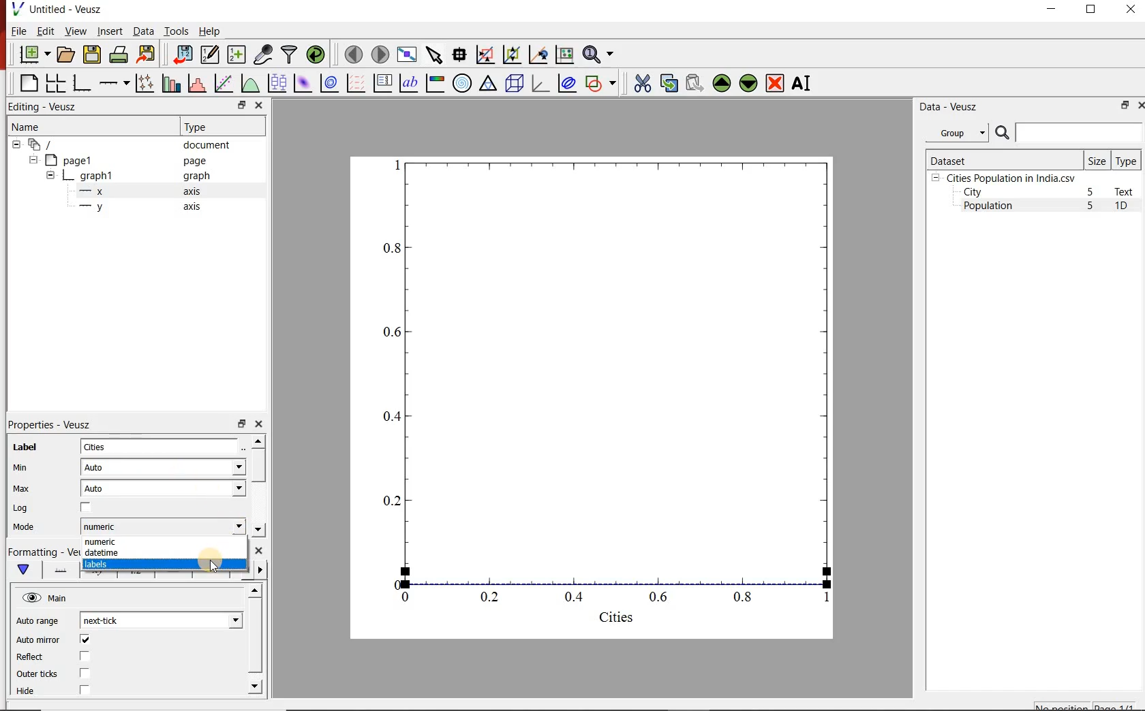 The height and width of the screenshot is (711, 1145). What do you see at coordinates (260, 105) in the screenshot?
I see `close` at bounding box center [260, 105].